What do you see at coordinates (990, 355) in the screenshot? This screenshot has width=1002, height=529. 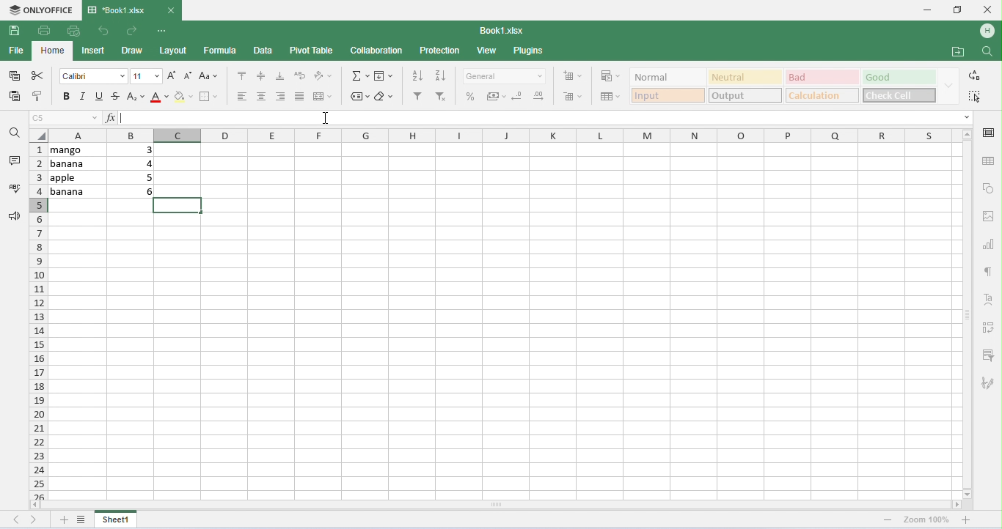 I see `slicer` at bounding box center [990, 355].